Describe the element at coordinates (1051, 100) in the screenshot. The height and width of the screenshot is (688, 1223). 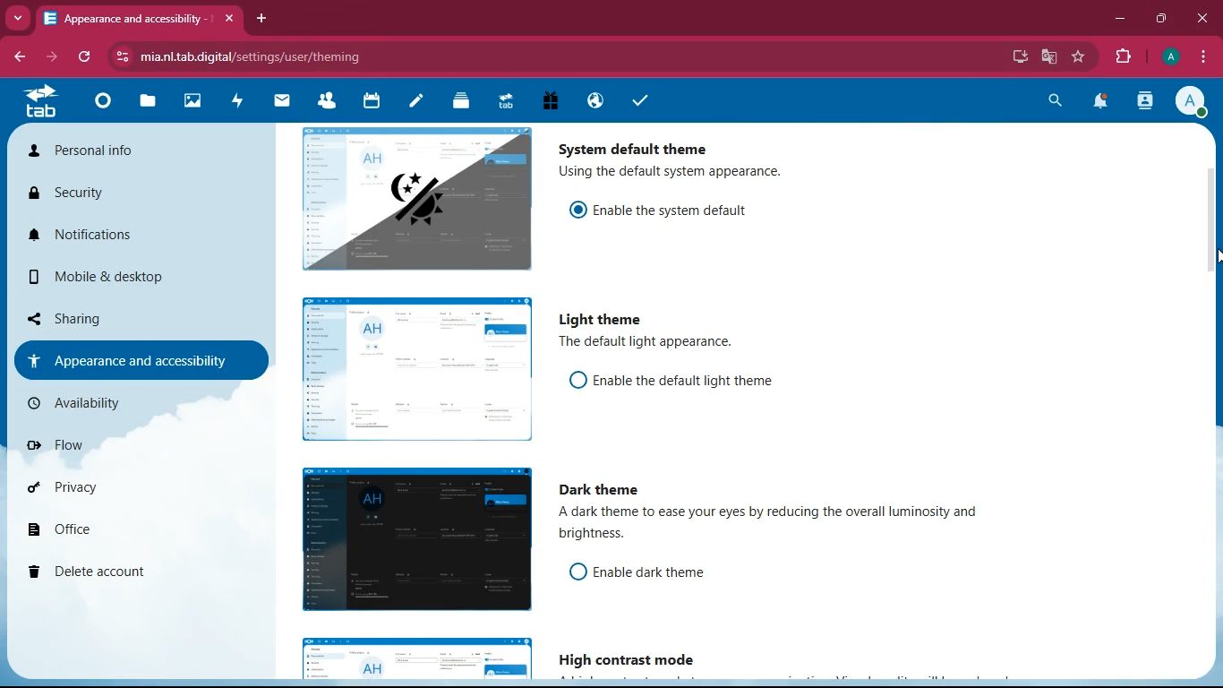
I see `search` at that location.